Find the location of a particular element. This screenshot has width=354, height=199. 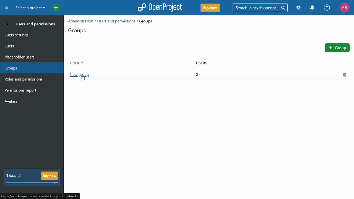

Expand project menu is located at coordinates (6, 8).